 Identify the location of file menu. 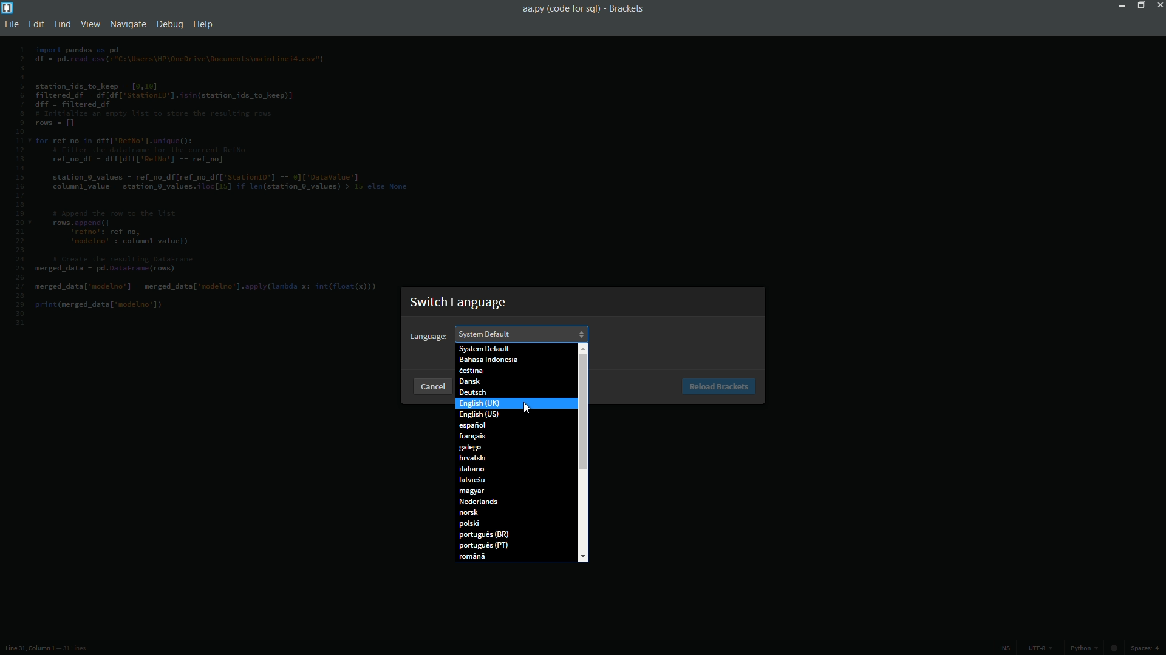
(14, 25).